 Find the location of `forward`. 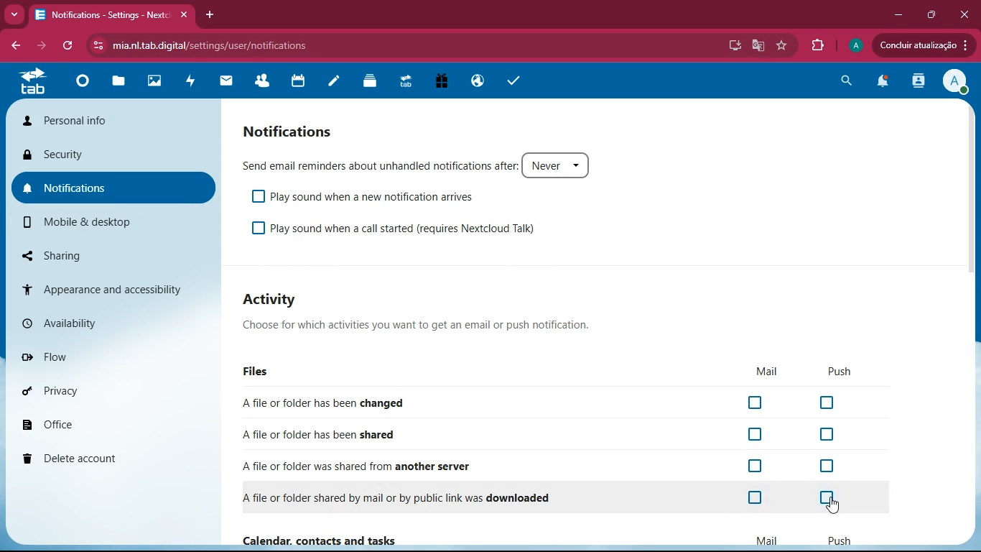

forward is located at coordinates (44, 47).